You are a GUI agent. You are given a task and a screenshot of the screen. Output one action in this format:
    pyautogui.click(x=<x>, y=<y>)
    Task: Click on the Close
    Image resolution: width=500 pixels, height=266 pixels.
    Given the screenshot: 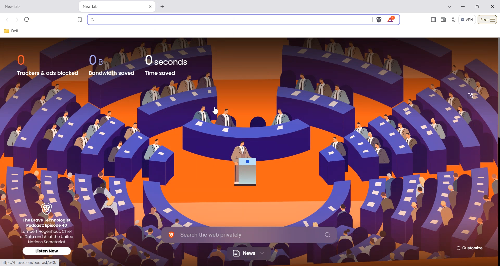 What is the action you would take?
    pyautogui.click(x=150, y=7)
    